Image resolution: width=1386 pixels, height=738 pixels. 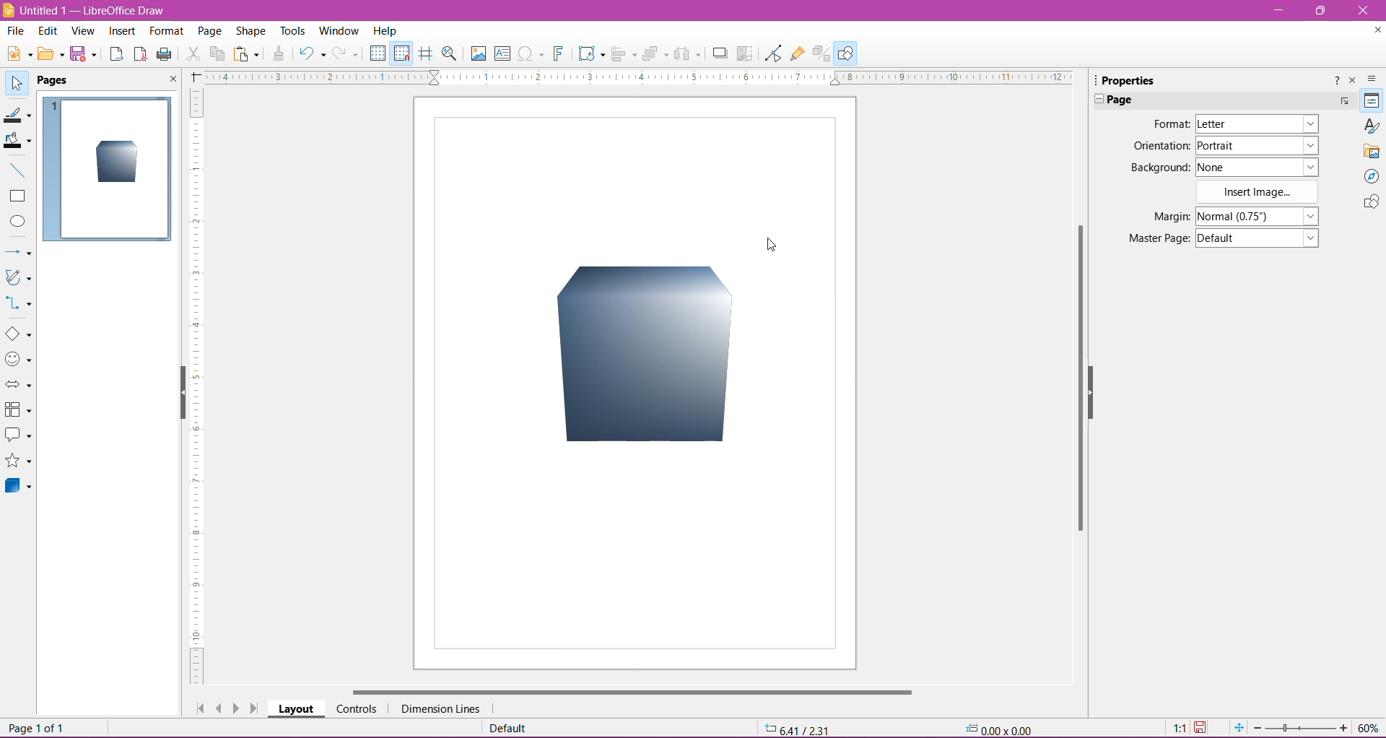 I want to click on Close Sidebar Deck, so click(x=1352, y=81).